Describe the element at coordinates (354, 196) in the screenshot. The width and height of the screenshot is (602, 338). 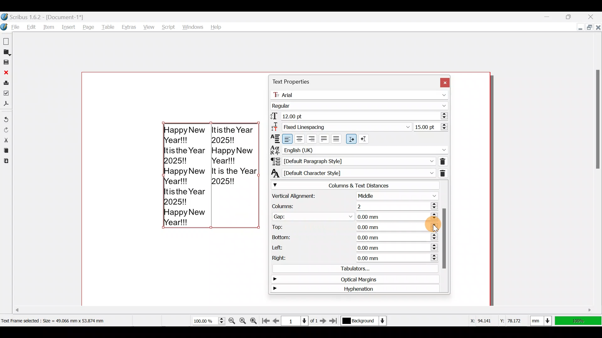
I see `Vertical alignment` at that location.